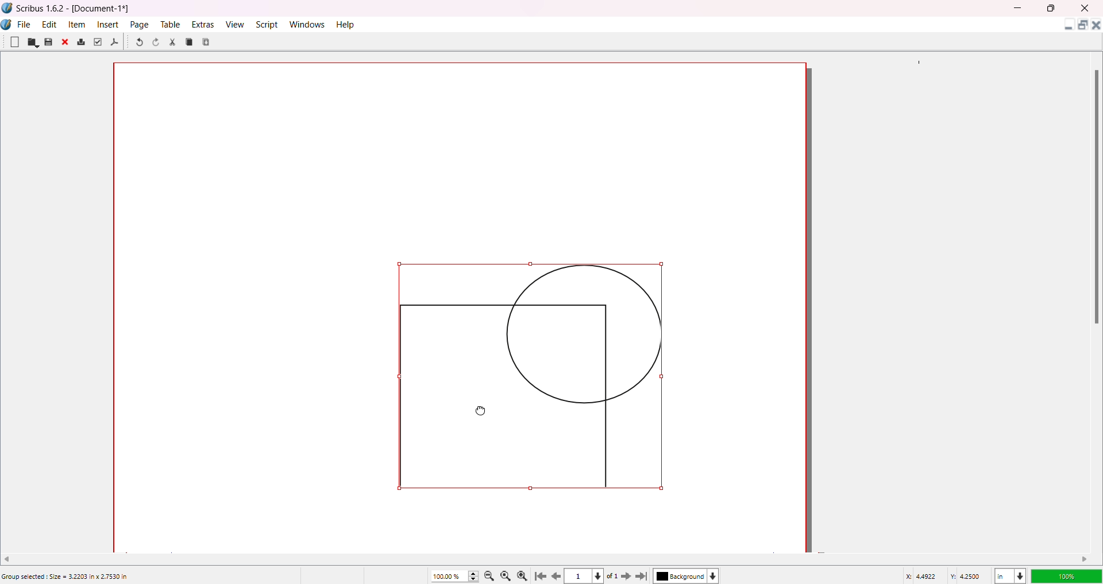  What do you see at coordinates (491, 575) in the screenshot?
I see `Zoom out` at bounding box center [491, 575].